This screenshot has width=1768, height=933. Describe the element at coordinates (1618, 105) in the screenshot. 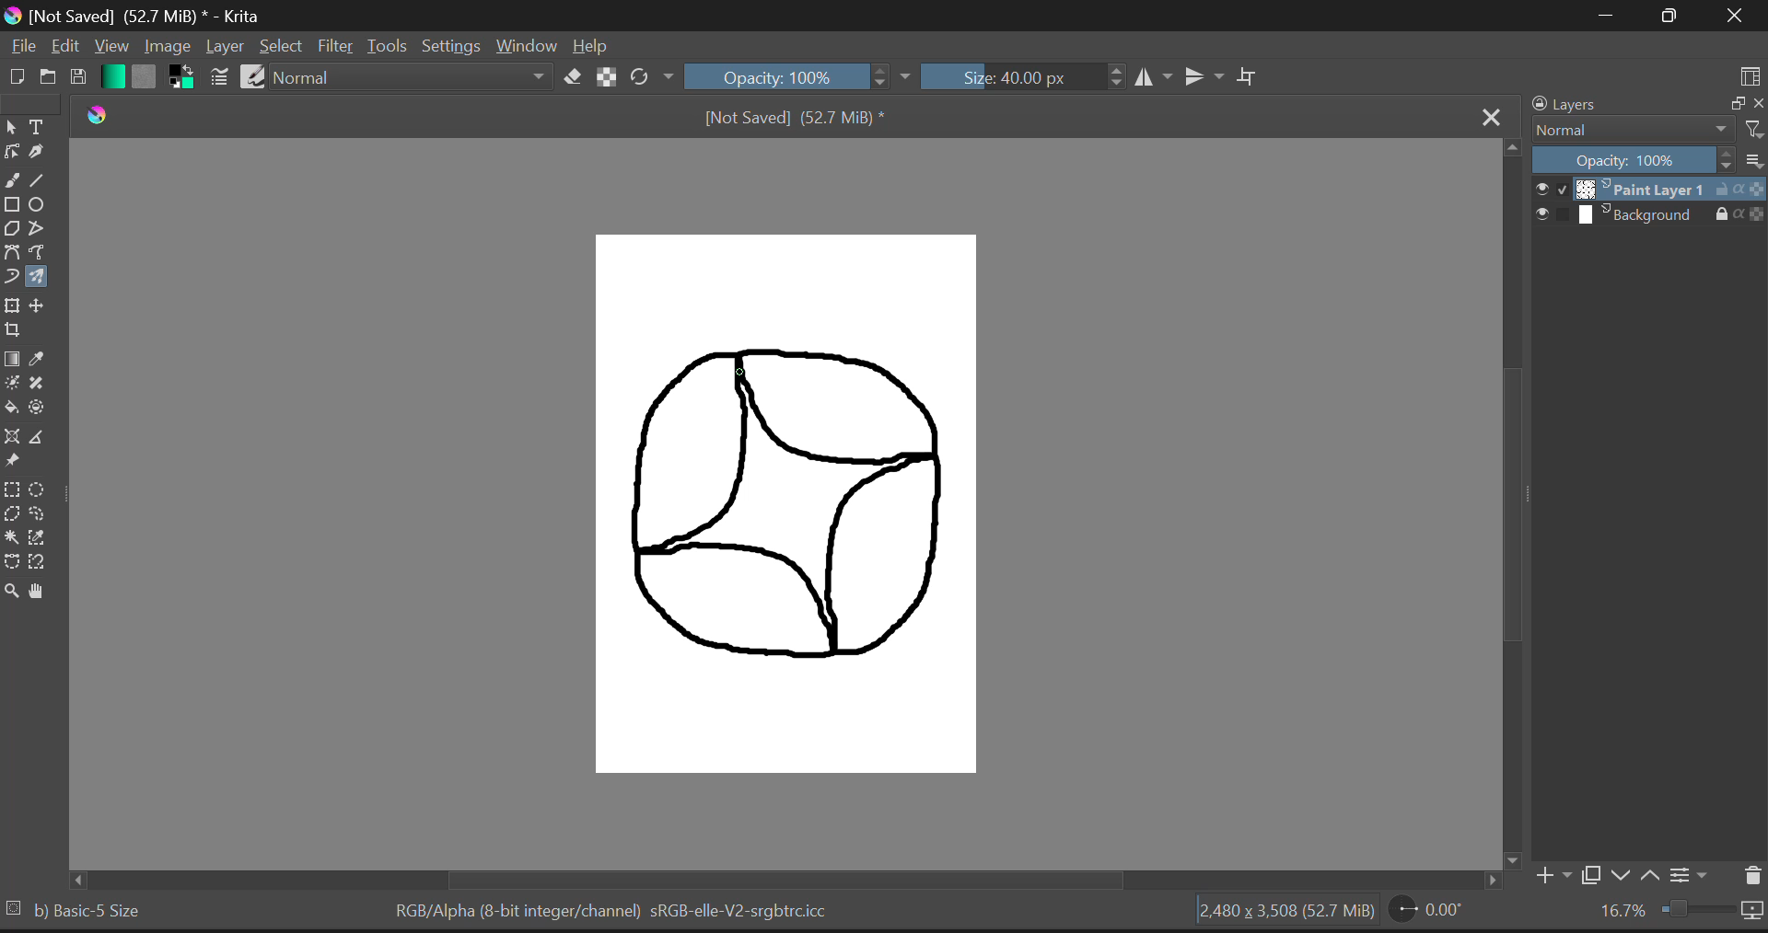

I see `Layers` at that location.